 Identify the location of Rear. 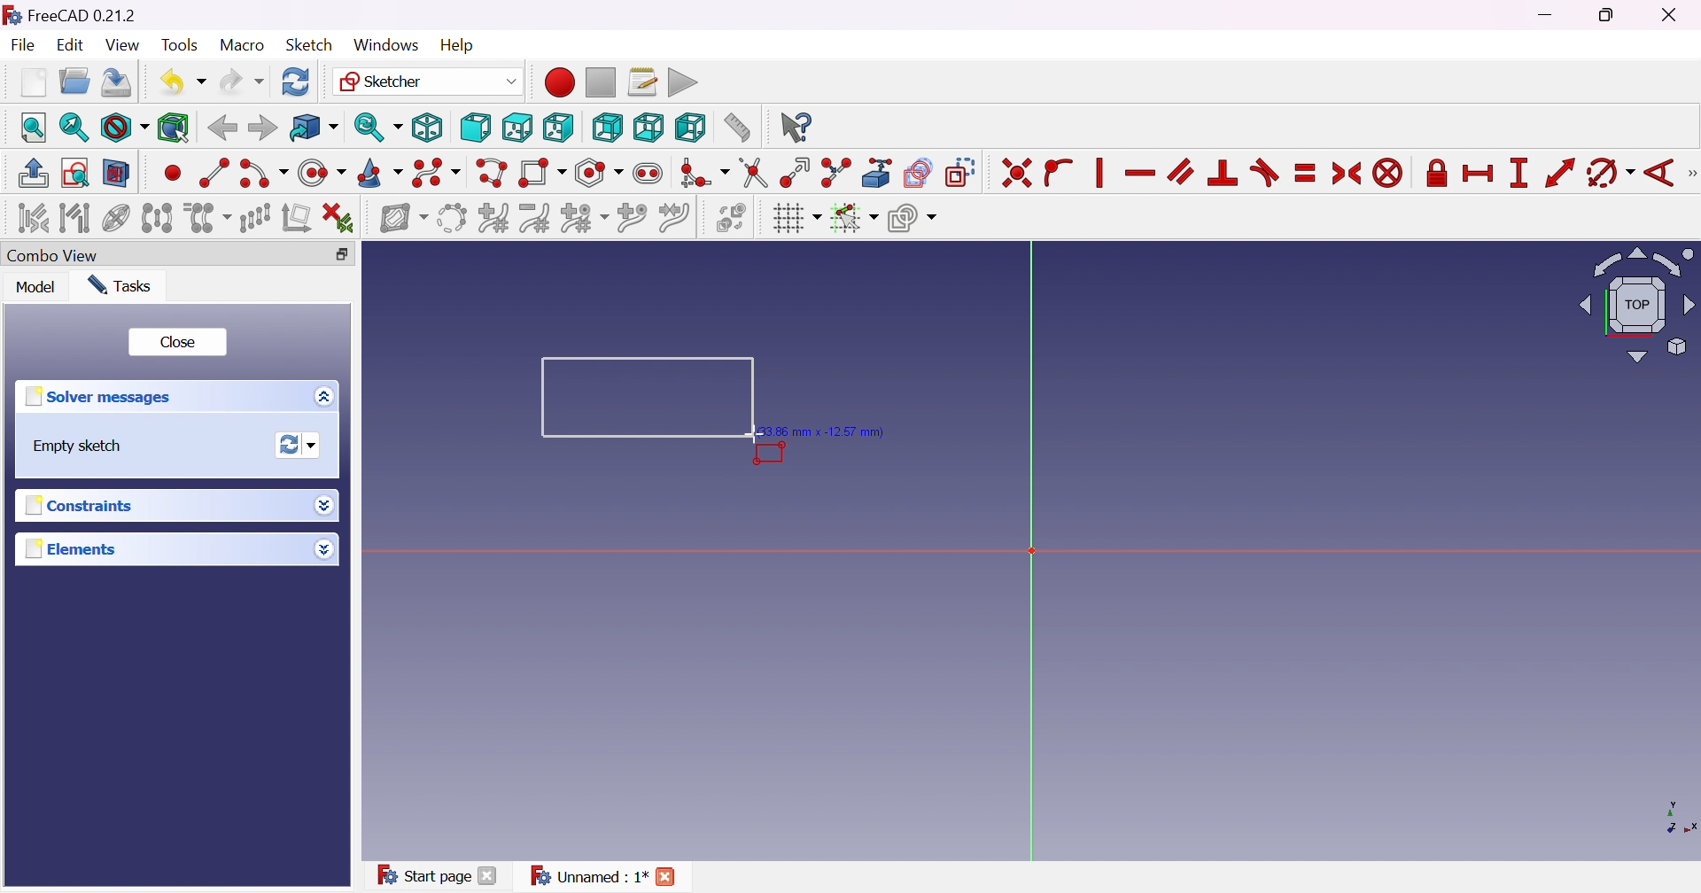
(608, 128).